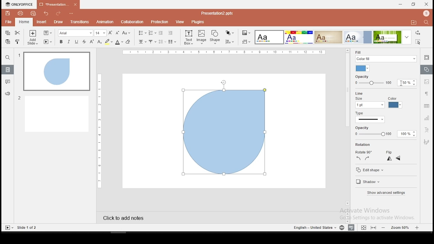 The height and width of the screenshot is (244, 434). What do you see at coordinates (8, 22) in the screenshot?
I see `file` at bounding box center [8, 22].